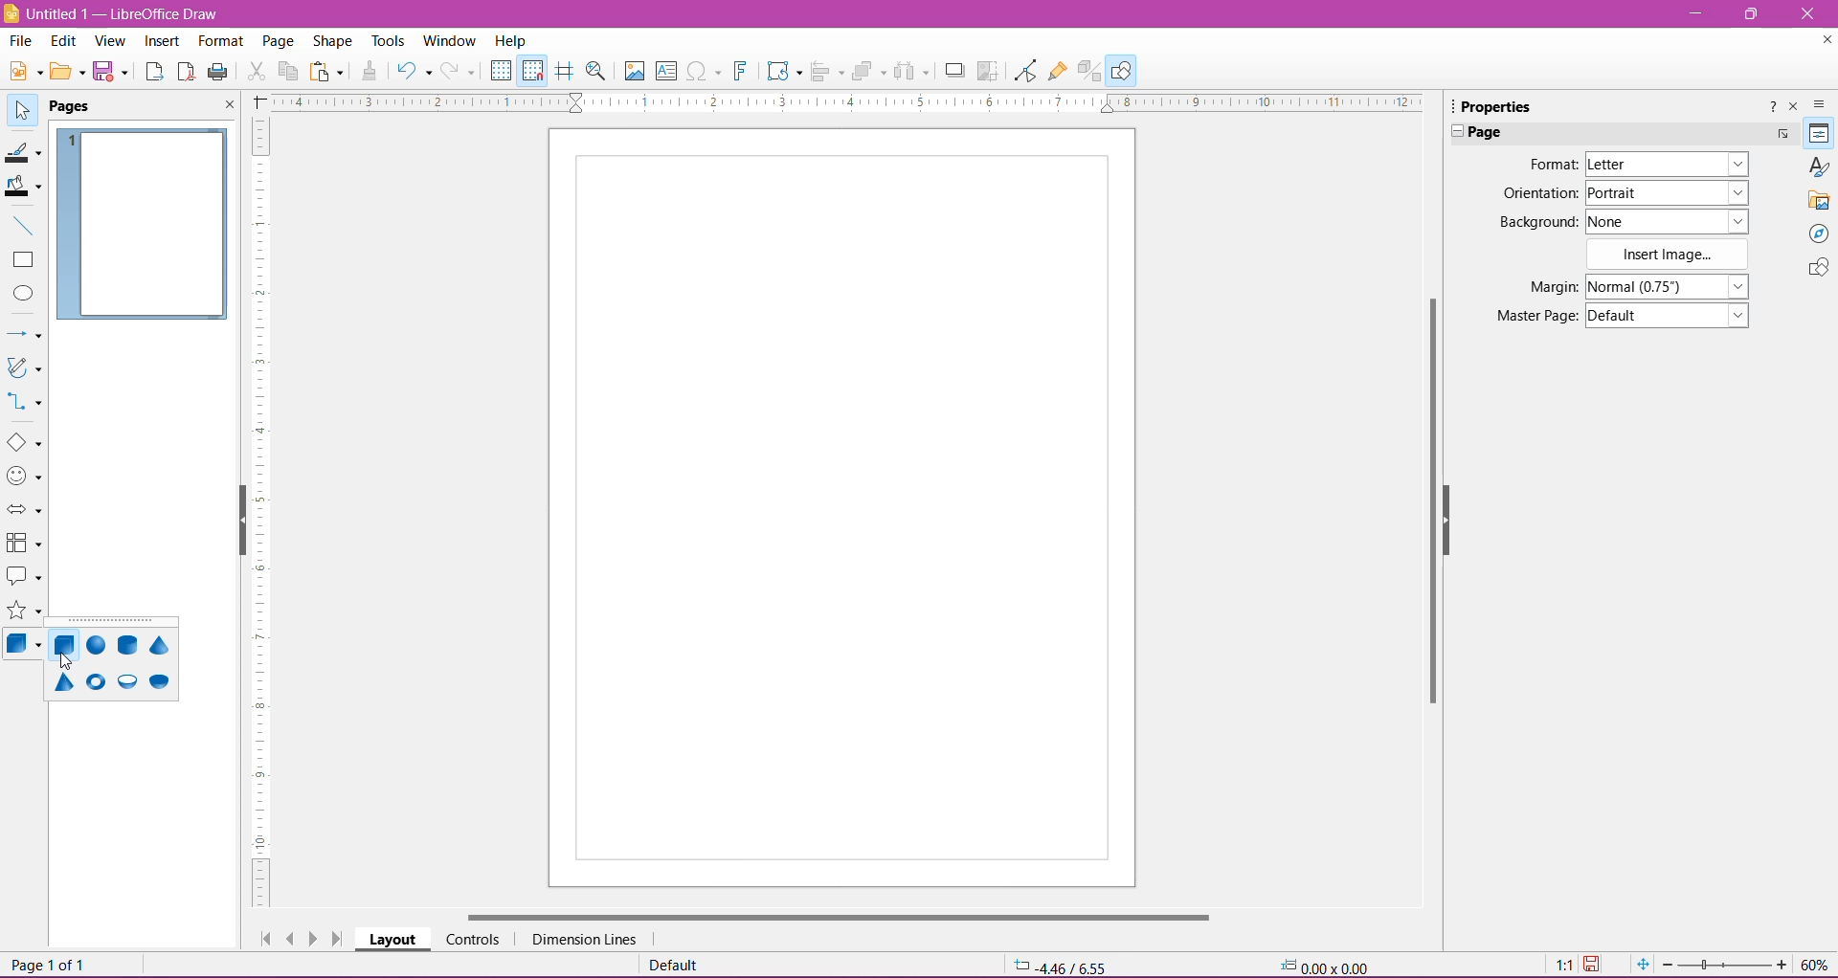  Describe the element at coordinates (1642, 965) in the screenshot. I see `Fit Page to current window` at that location.